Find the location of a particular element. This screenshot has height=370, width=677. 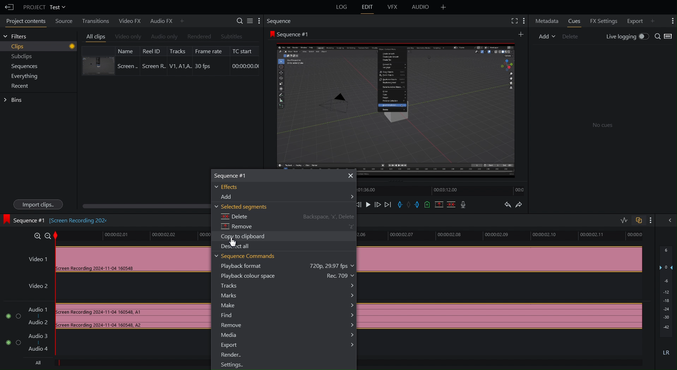

Live Logging is located at coordinates (625, 37).